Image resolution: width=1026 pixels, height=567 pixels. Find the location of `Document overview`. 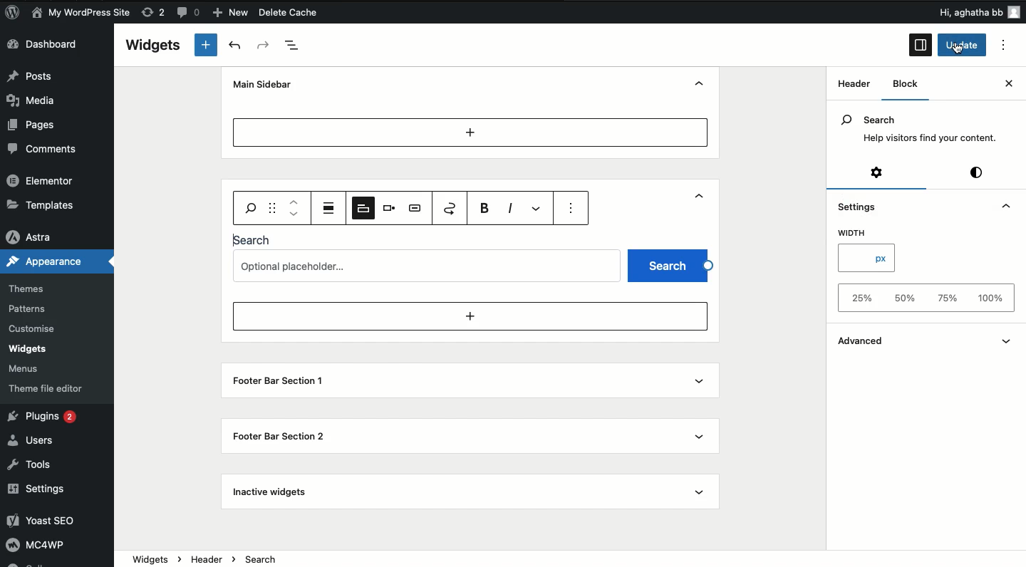

Document overview is located at coordinates (298, 45).